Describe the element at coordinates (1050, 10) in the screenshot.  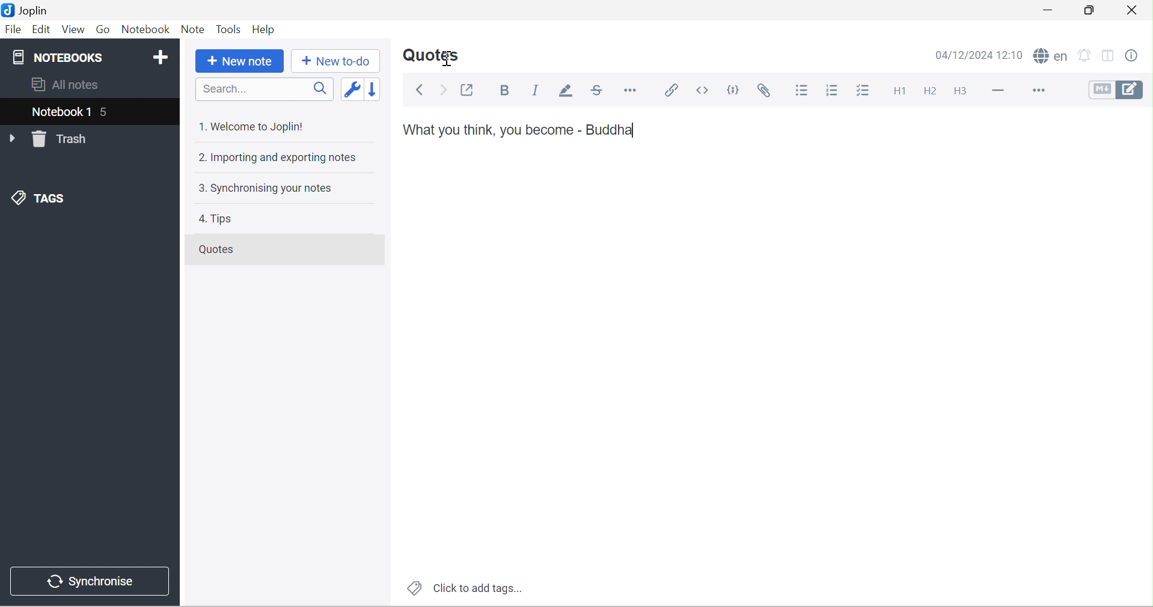
I see `Minimize` at that location.